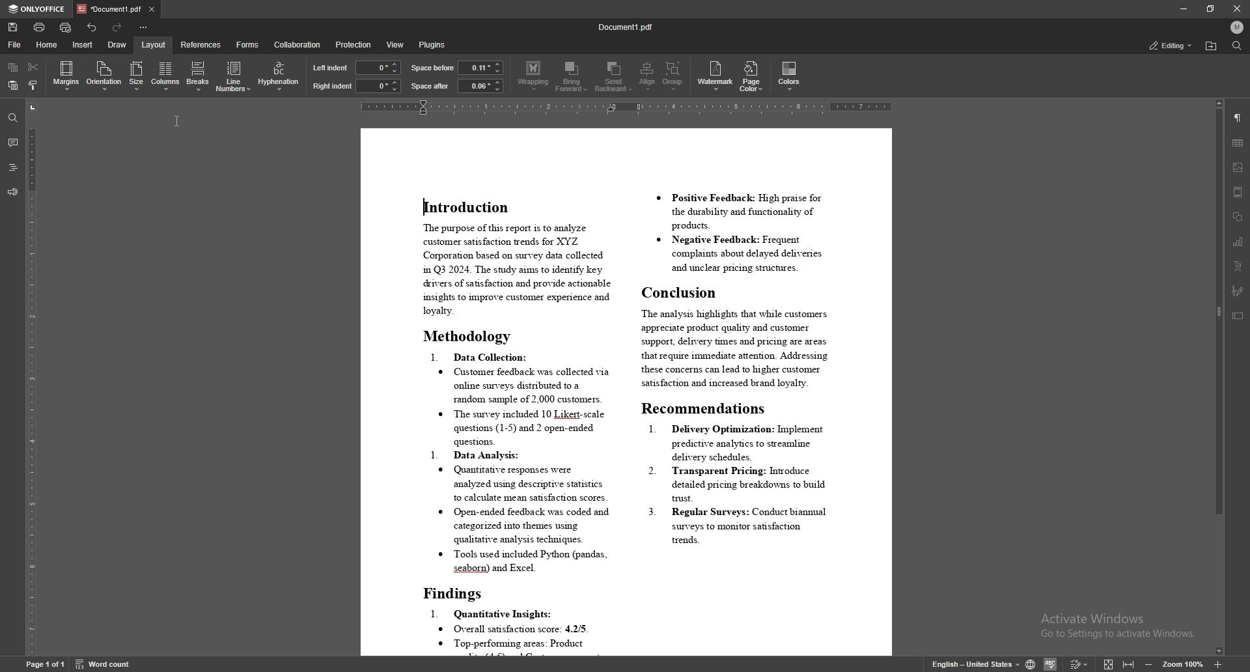 This screenshot has width=1250, height=672. I want to click on chart, so click(1238, 241).